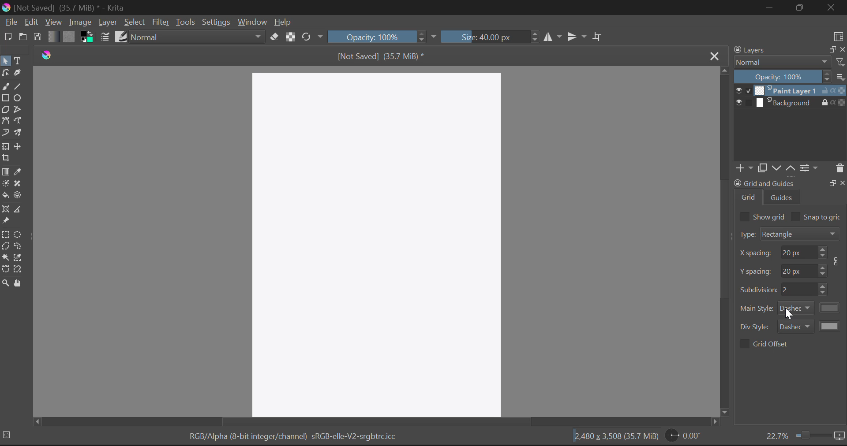  Describe the element at coordinates (786, 103) in the screenshot. I see `layer 2` at that location.